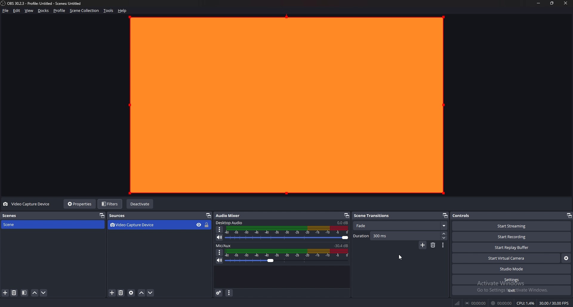 This screenshot has width=573, height=307. I want to click on remove source, so click(121, 293).